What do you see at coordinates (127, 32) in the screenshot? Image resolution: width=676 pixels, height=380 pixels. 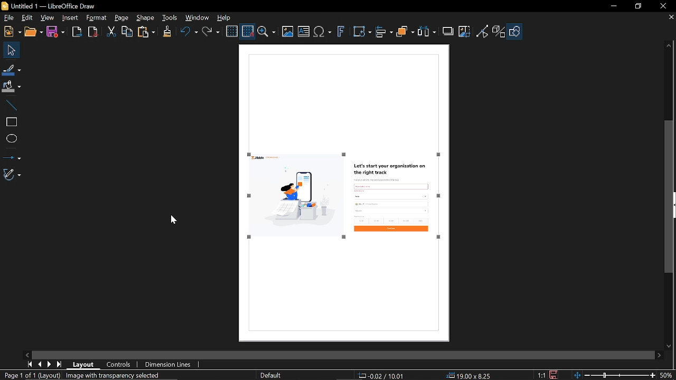 I see `Copy` at bounding box center [127, 32].